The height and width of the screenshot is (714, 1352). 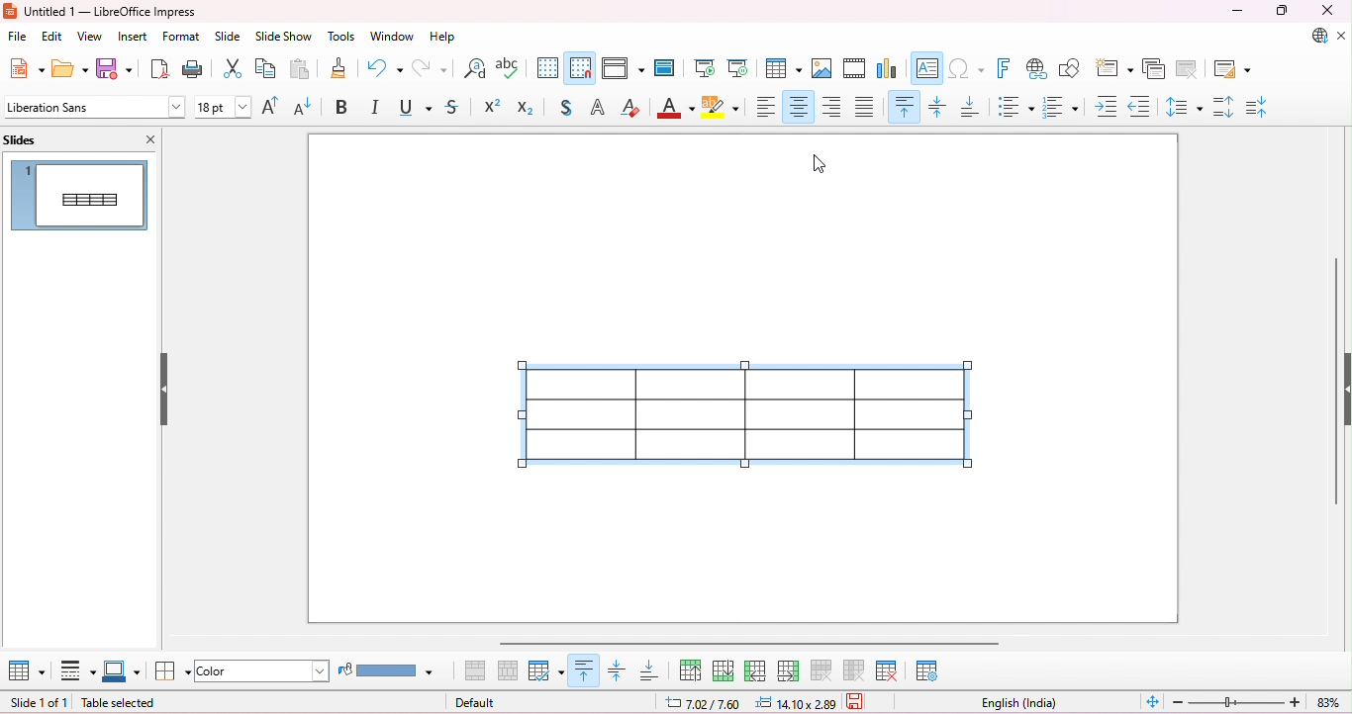 What do you see at coordinates (267, 70) in the screenshot?
I see `copy` at bounding box center [267, 70].